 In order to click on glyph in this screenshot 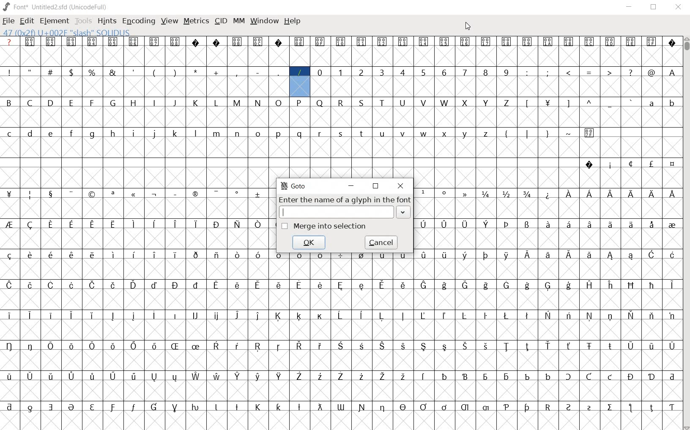, I will do `click(382, 42)`.